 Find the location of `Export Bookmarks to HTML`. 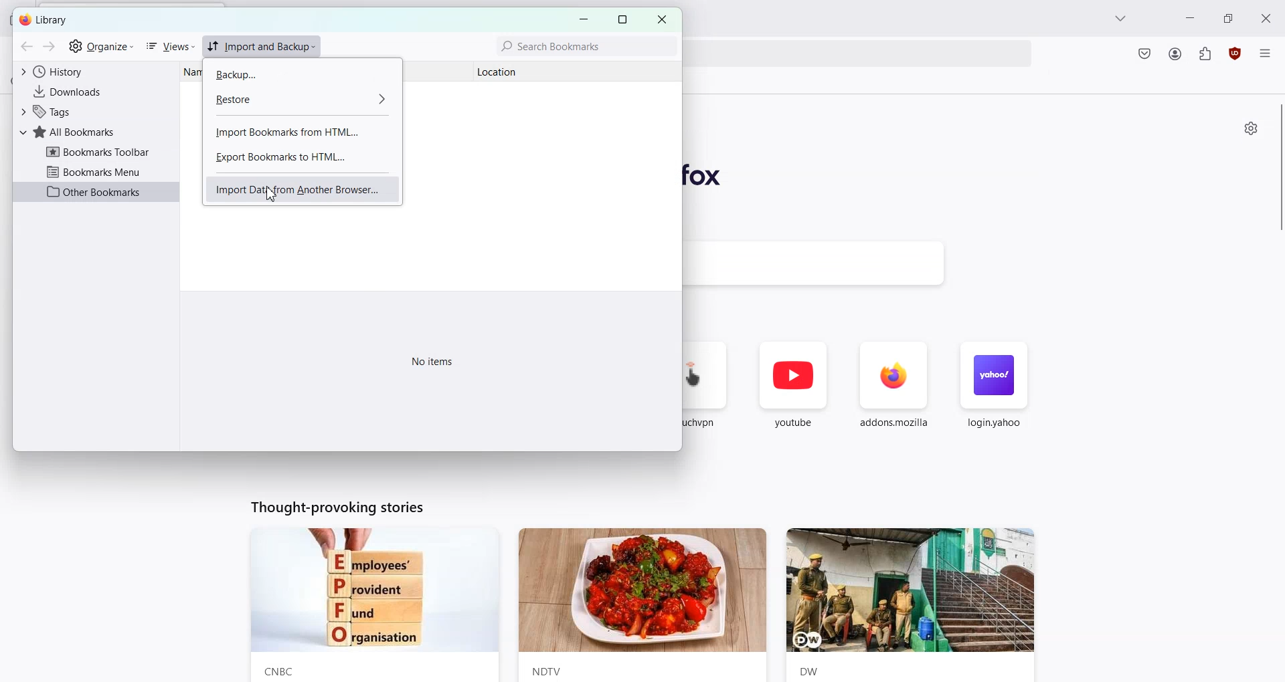

Export Bookmarks to HTML is located at coordinates (301, 157).